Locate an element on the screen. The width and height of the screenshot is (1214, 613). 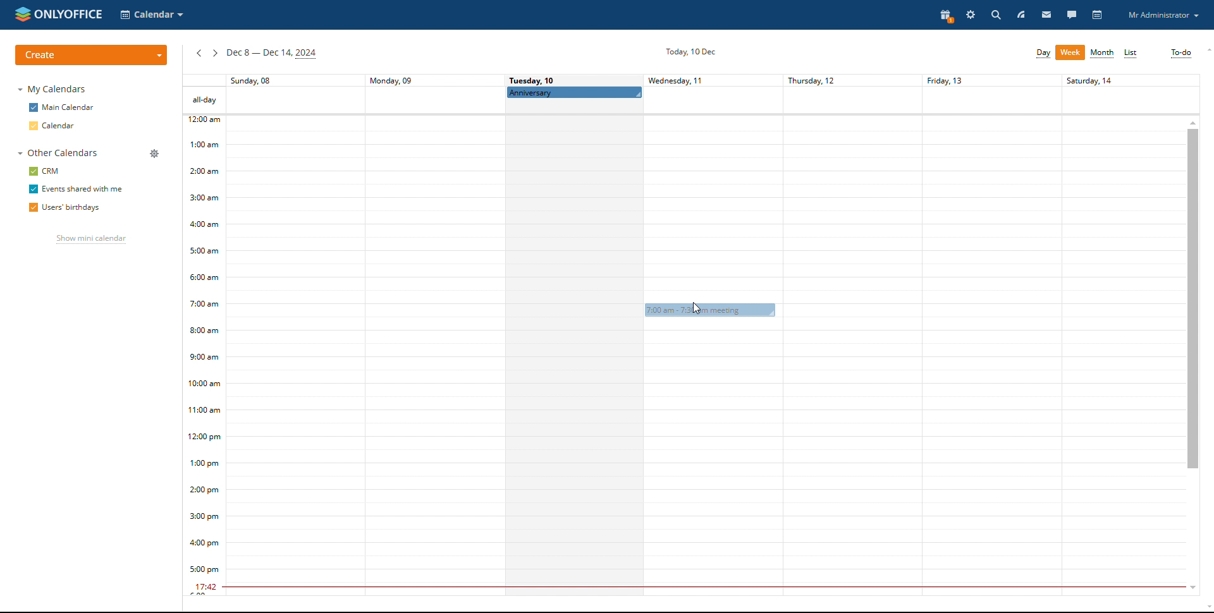
days is located at coordinates (690, 80).